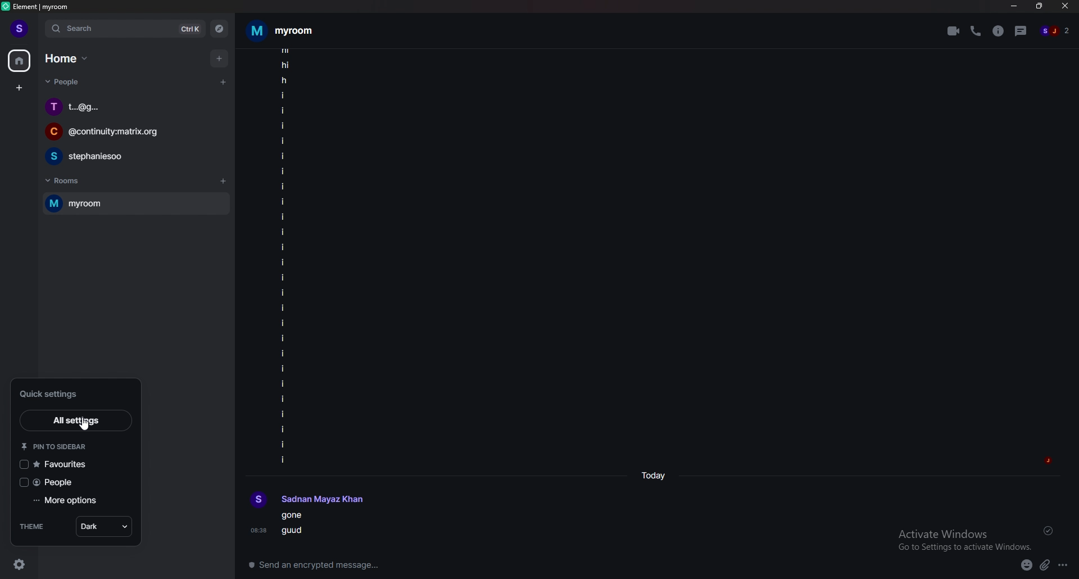 This screenshot has width=1079, height=579. What do you see at coordinates (20, 61) in the screenshot?
I see `home` at bounding box center [20, 61].